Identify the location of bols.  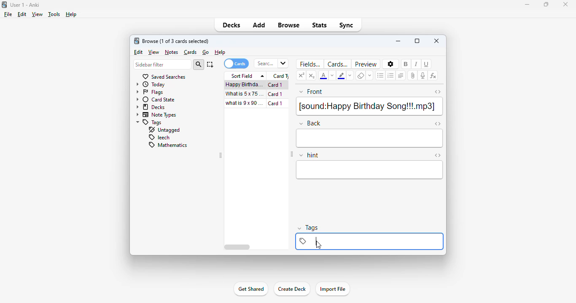
(406, 64).